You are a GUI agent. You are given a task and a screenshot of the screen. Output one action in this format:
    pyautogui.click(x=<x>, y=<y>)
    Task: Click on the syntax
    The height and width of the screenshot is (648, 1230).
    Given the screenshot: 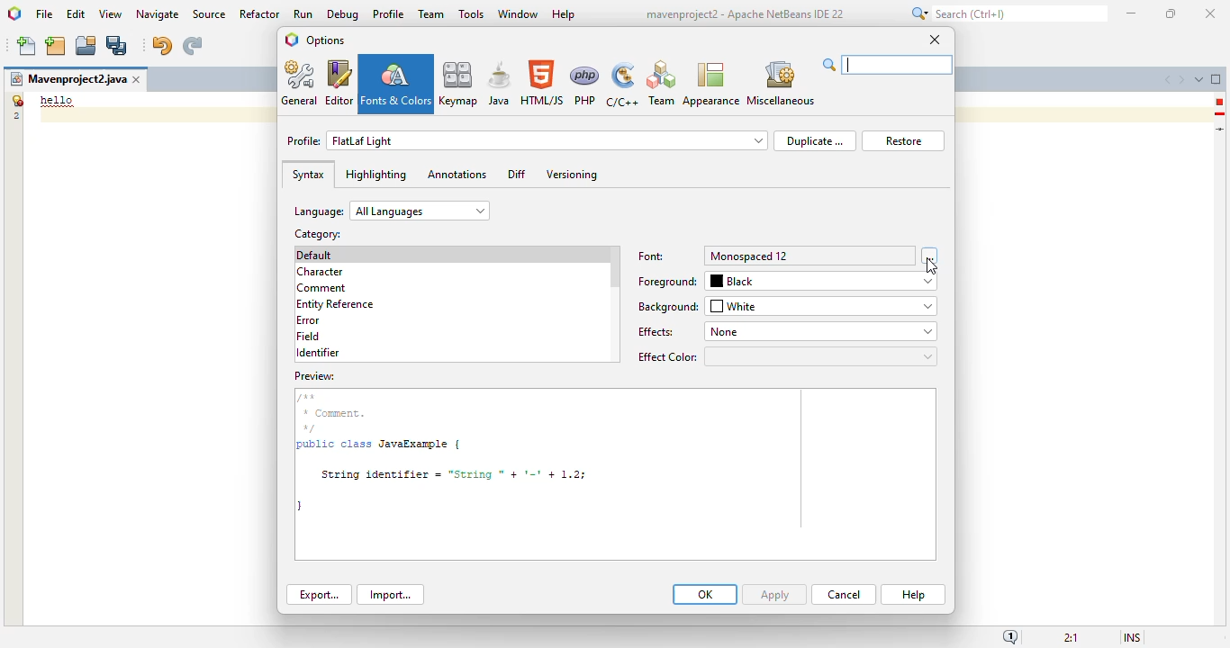 What is the action you would take?
    pyautogui.click(x=308, y=175)
    